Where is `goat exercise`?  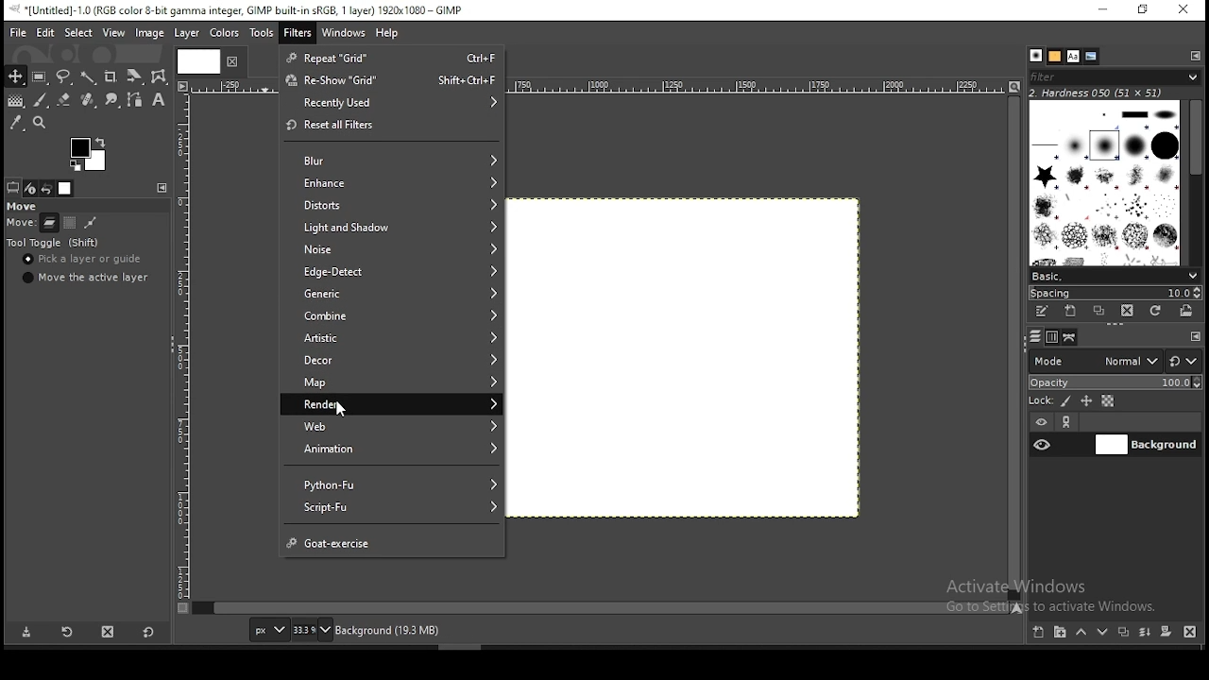
goat exercise is located at coordinates (395, 542).